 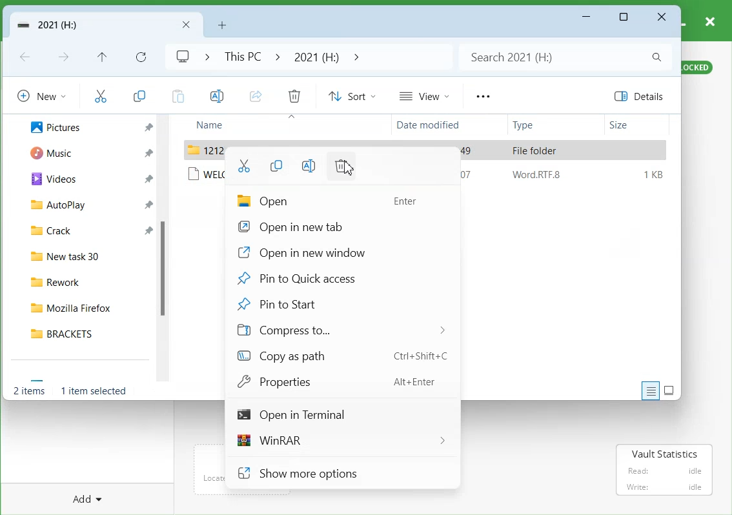 What do you see at coordinates (625, 17) in the screenshot?
I see `Maximize` at bounding box center [625, 17].